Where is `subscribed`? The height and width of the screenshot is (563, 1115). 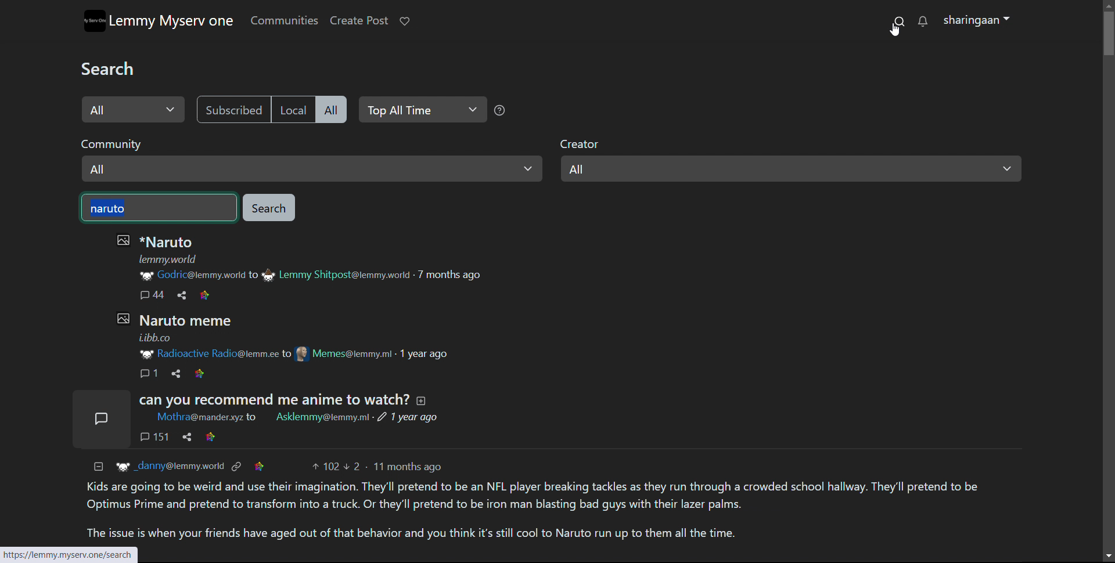
subscribed is located at coordinates (232, 109).